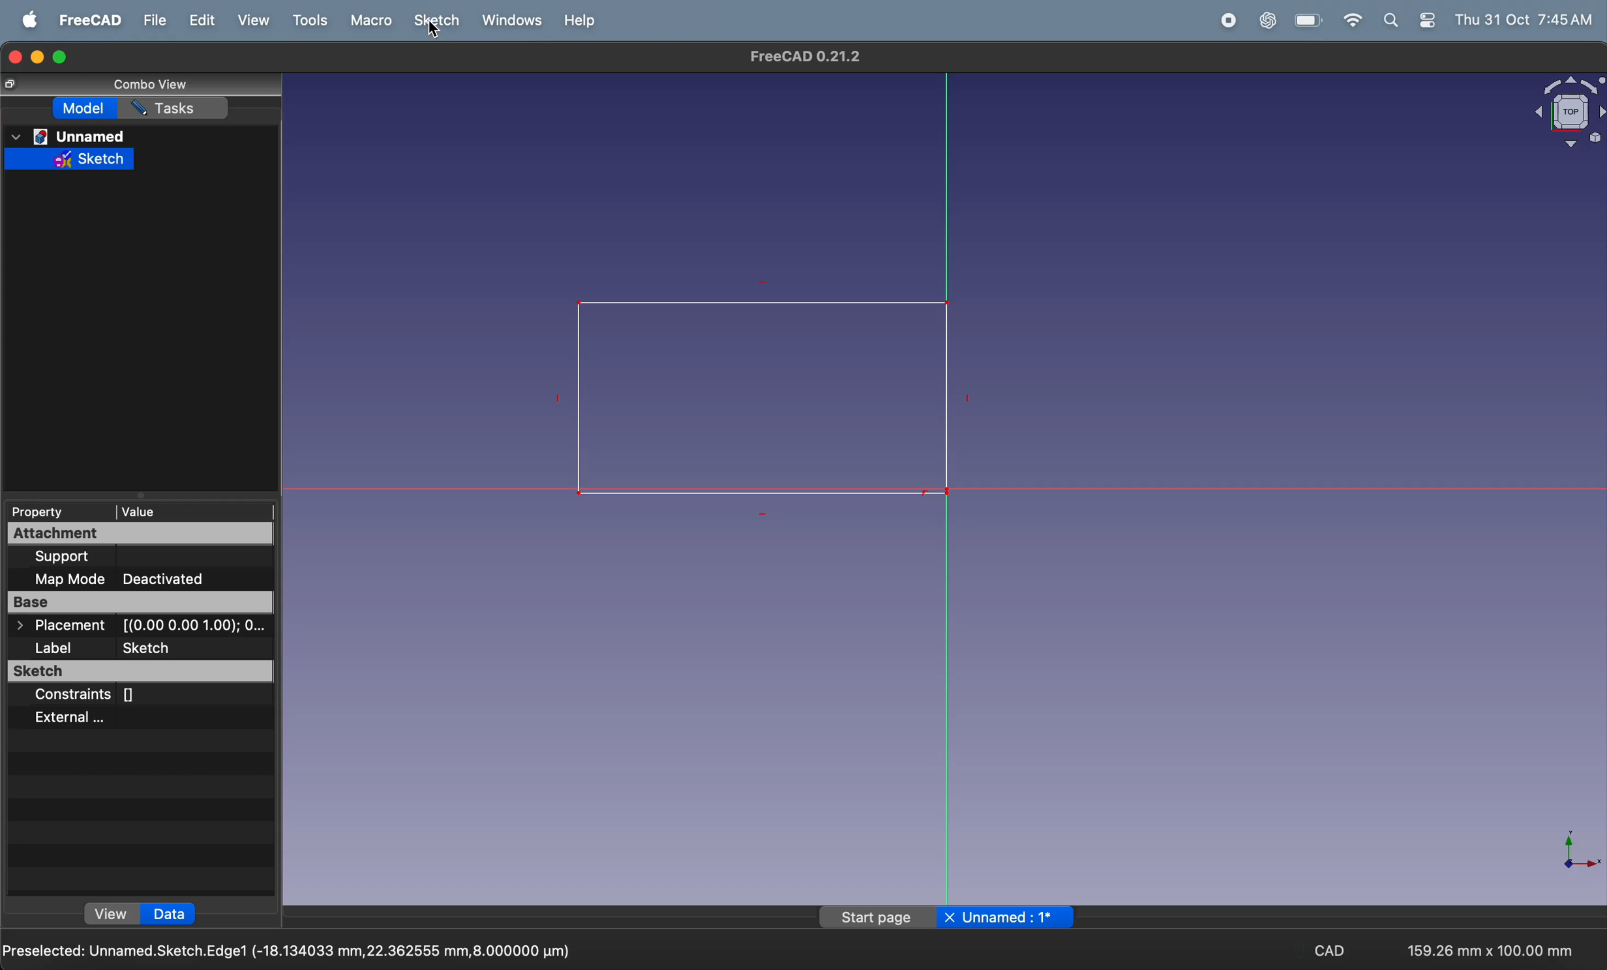  I want to click on combo view, so click(150, 83).